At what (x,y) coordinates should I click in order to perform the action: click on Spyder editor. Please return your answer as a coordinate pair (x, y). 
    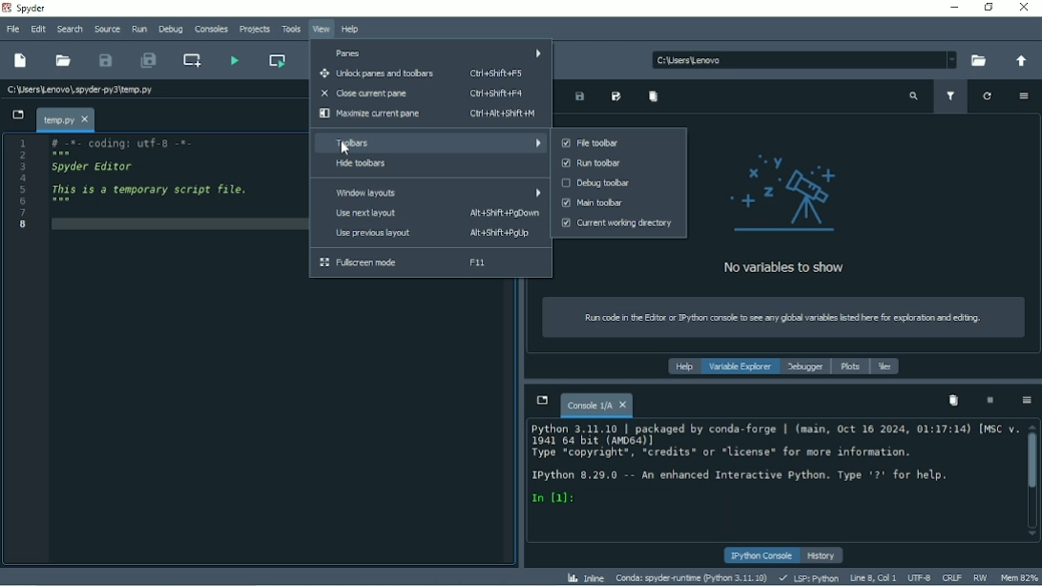
    Looking at the image, I should click on (95, 167).